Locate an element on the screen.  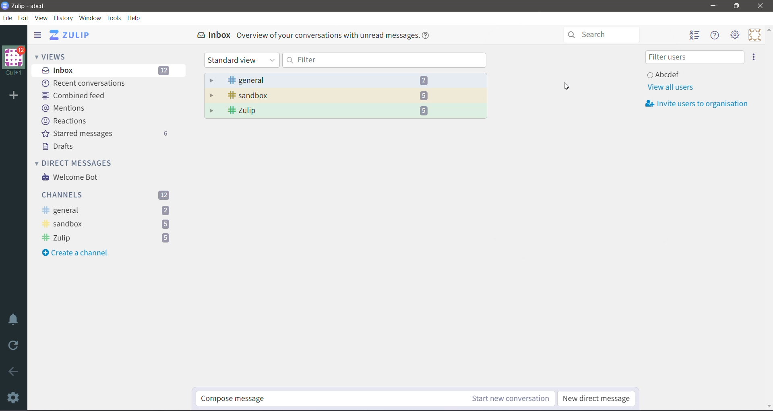
Zulip - 5 is located at coordinates (346, 111).